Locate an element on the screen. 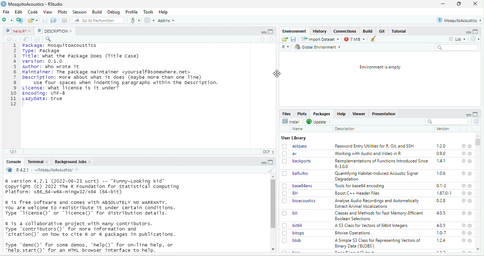  Bitwise Operations is located at coordinates (352, 233).